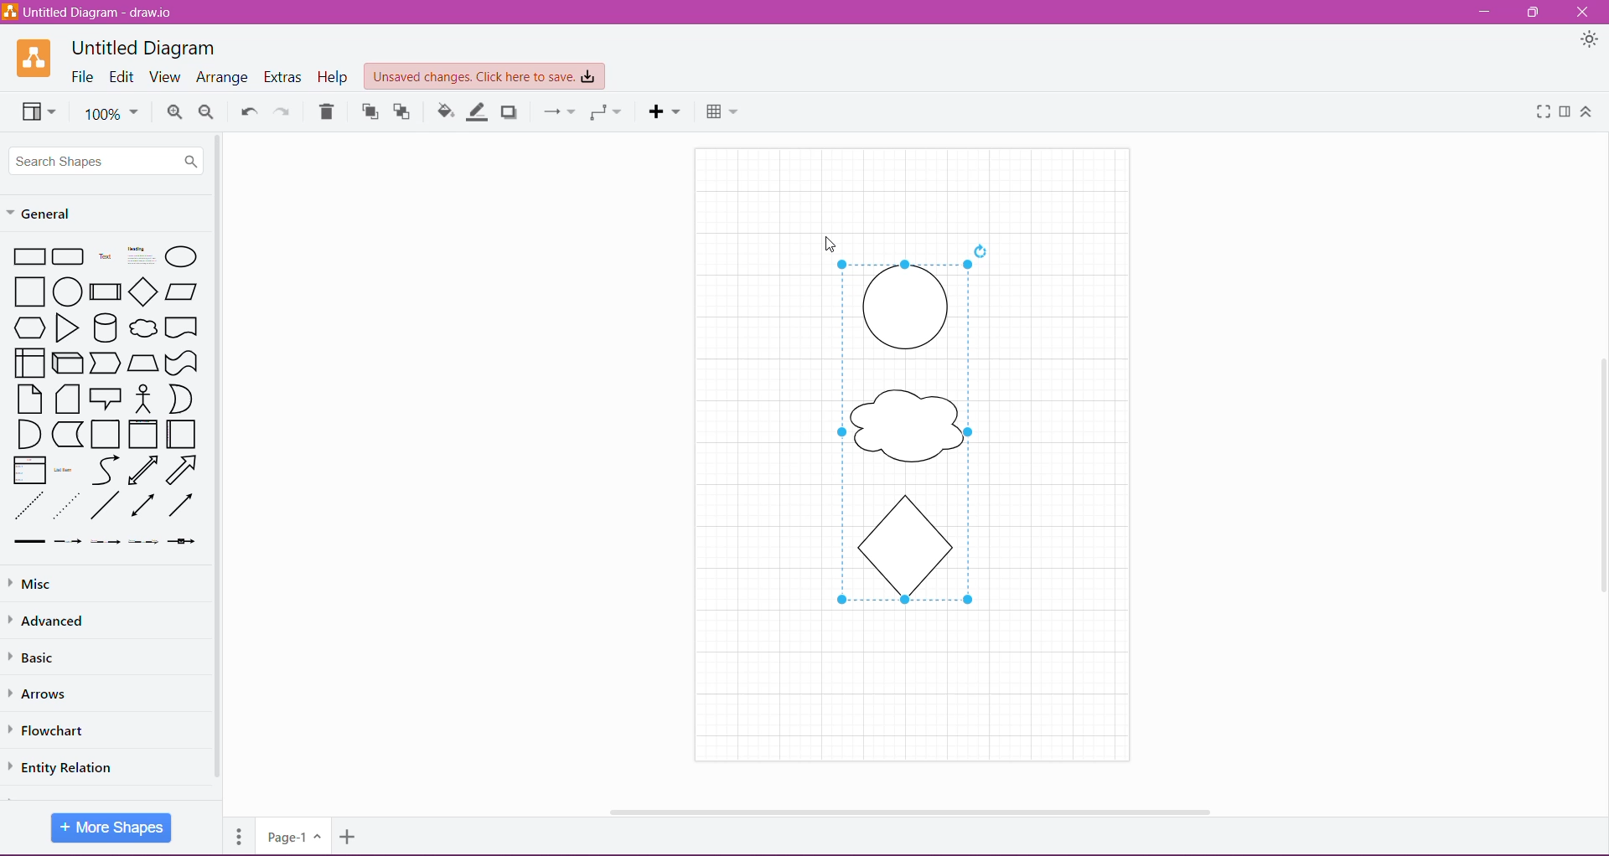  Describe the element at coordinates (41, 657) in the screenshot. I see `Basic` at that location.